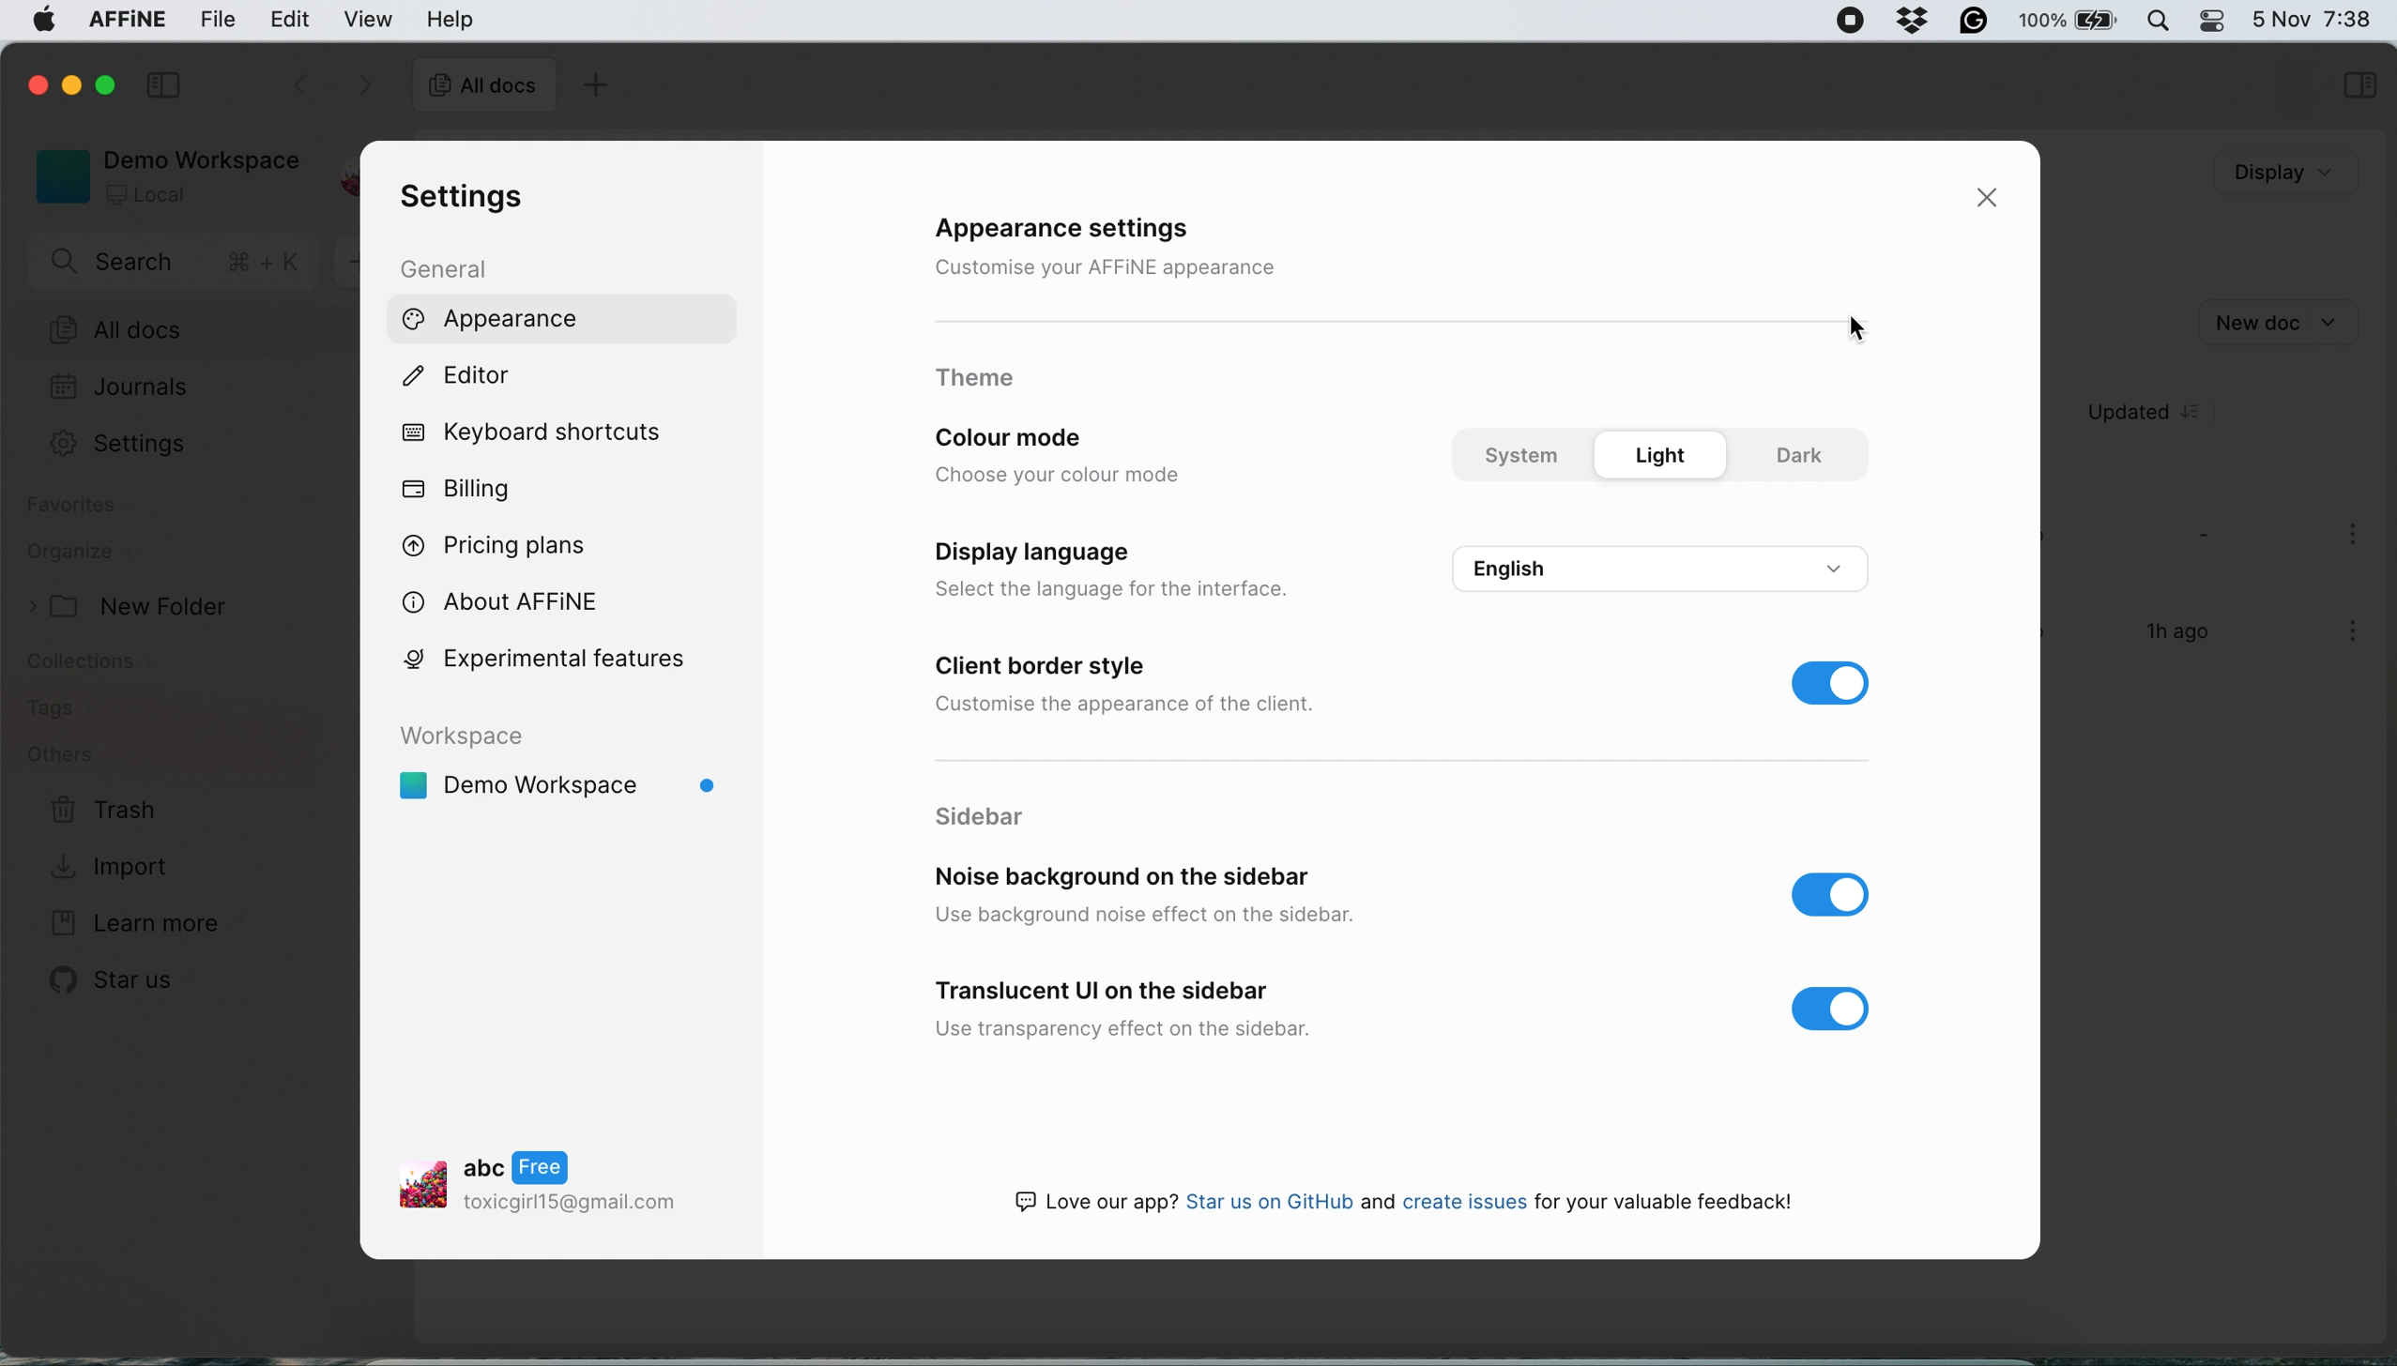 The width and height of the screenshot is (2397, 1366). Describe the element at coordinates (1105, 990) in the screenshot. I see `translucent ui on the sidebar` at that location.